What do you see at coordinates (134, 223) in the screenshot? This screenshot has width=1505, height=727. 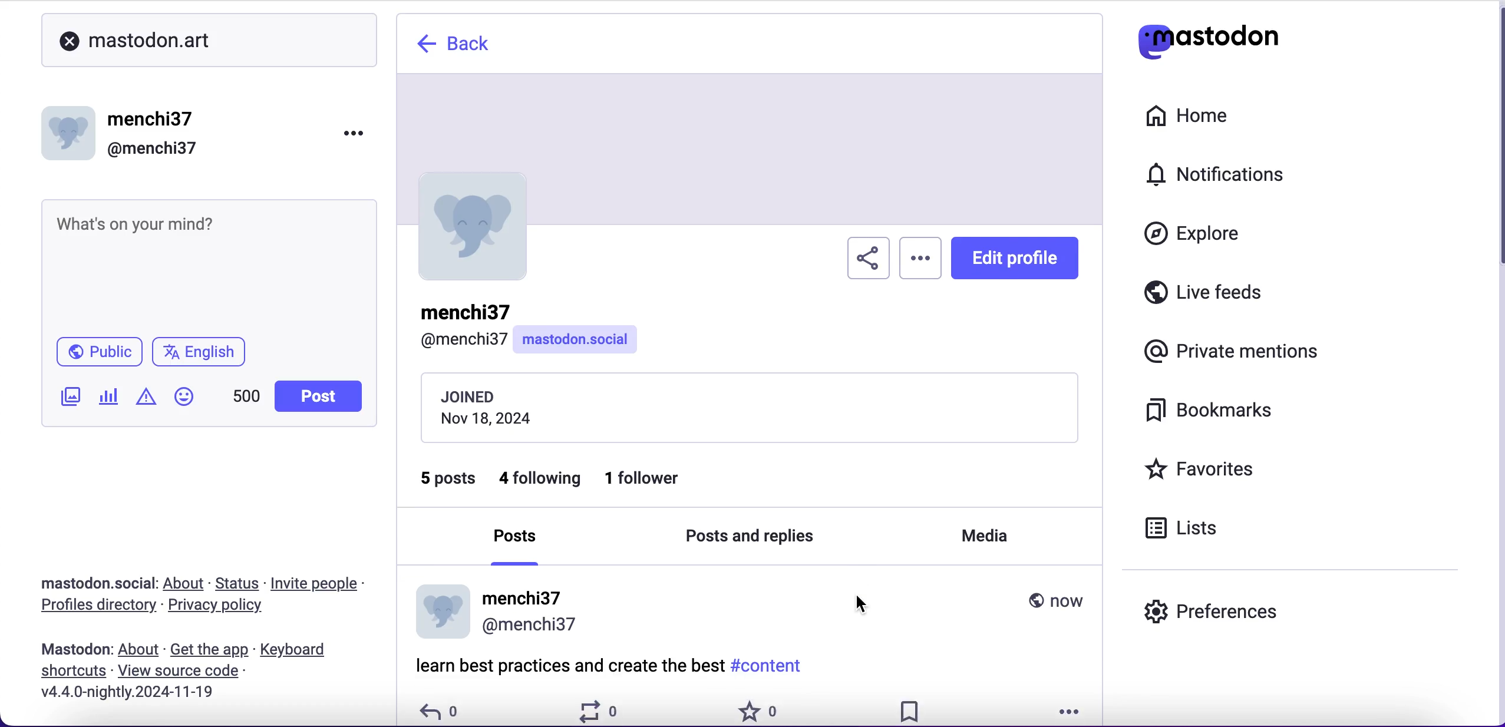 I see `text post` at bounding box center [134, 223].